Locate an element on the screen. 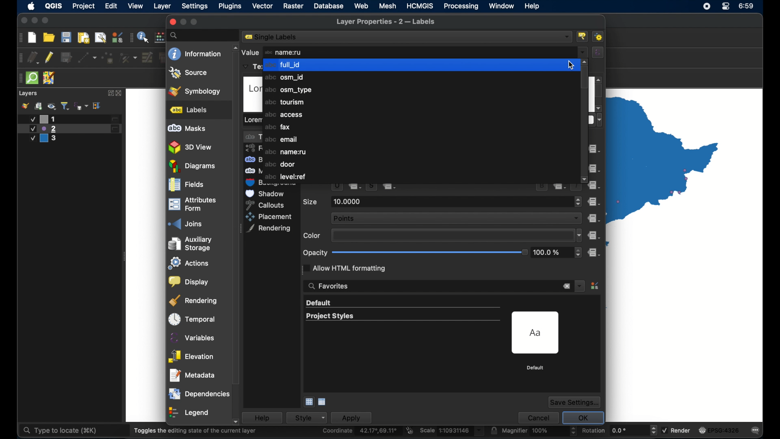  color is located at coordinates (312, 236).